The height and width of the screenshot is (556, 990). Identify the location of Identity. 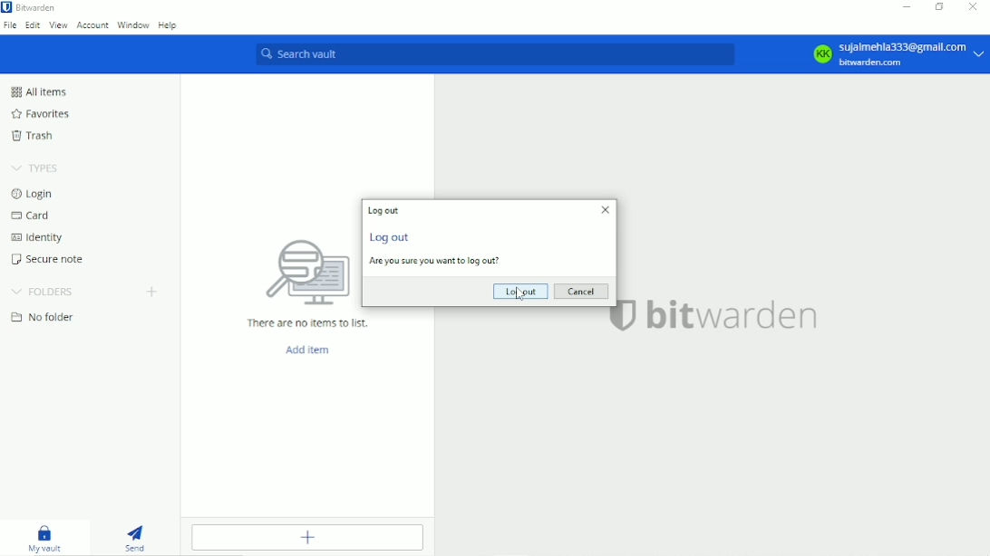
(42, 238).